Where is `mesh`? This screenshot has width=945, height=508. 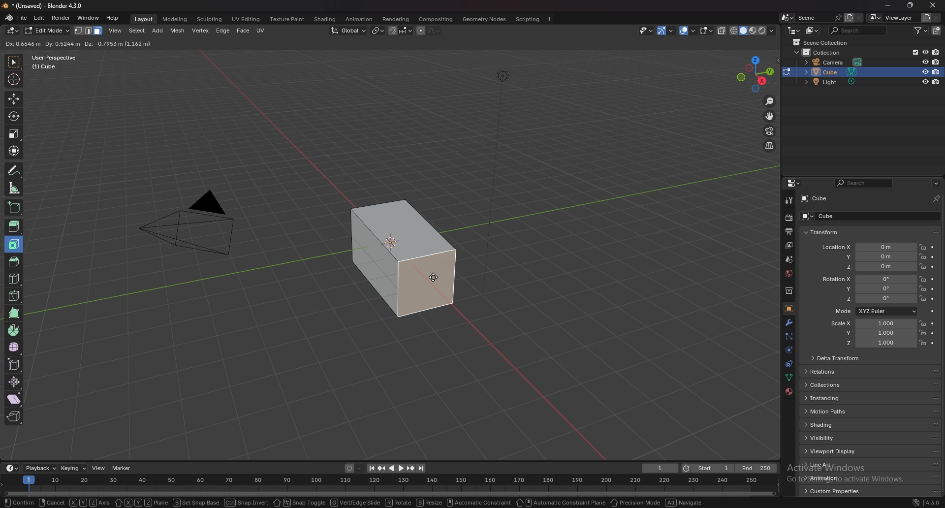
mesh is located at coordinates (178, 31).